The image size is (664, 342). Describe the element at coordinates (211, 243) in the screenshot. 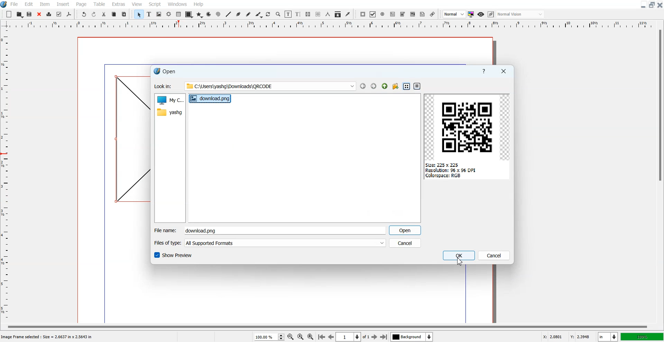

I see `All Supported Formats ` at that location.